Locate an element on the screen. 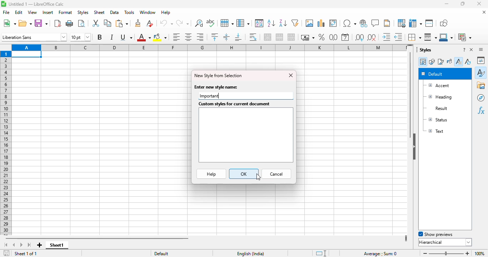 Image resolution: width=488 pixels, height=257 pixels. autoFilter is located at coordinates (295, 23).